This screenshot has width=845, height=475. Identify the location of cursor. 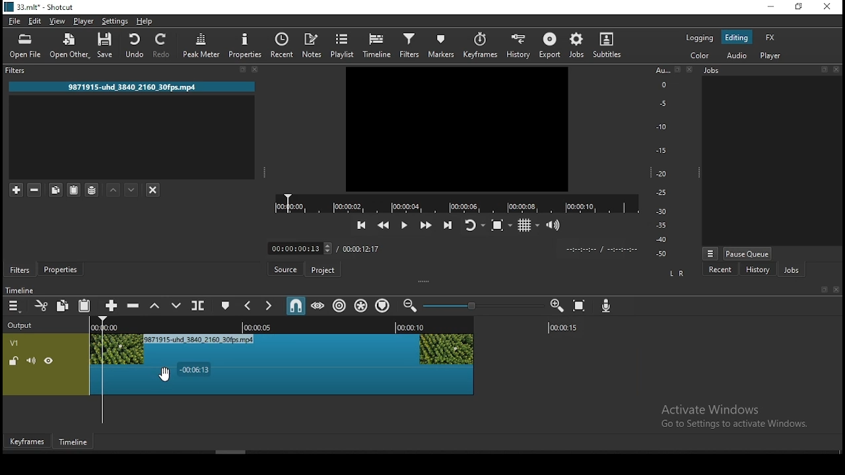
(165, 377).